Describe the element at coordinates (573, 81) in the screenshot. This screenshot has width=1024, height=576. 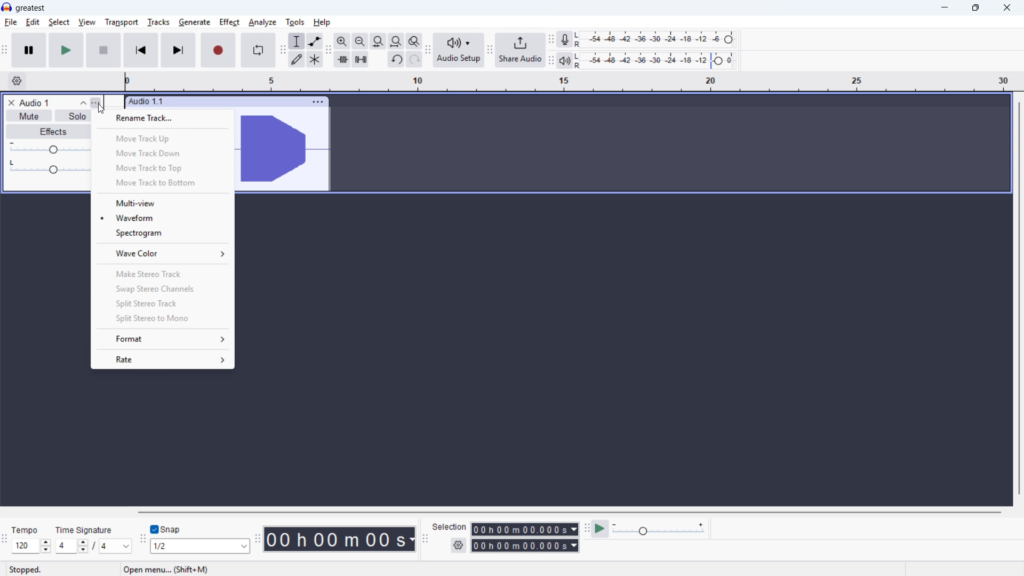
I see `timeline` at that location.